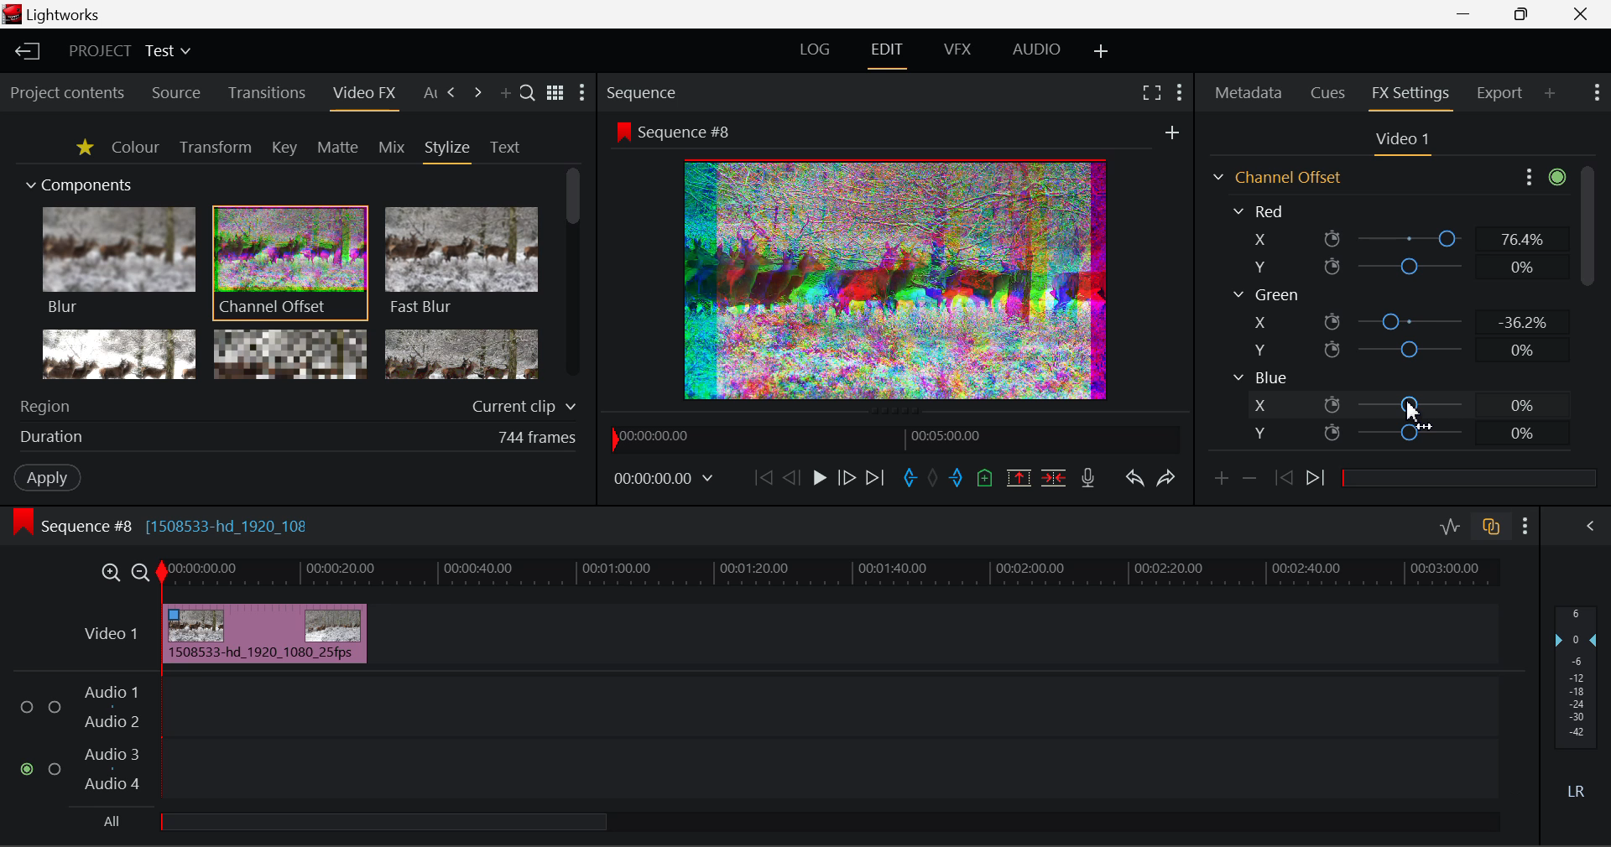  I want to click on Add keyframe, so click(1220, 483).